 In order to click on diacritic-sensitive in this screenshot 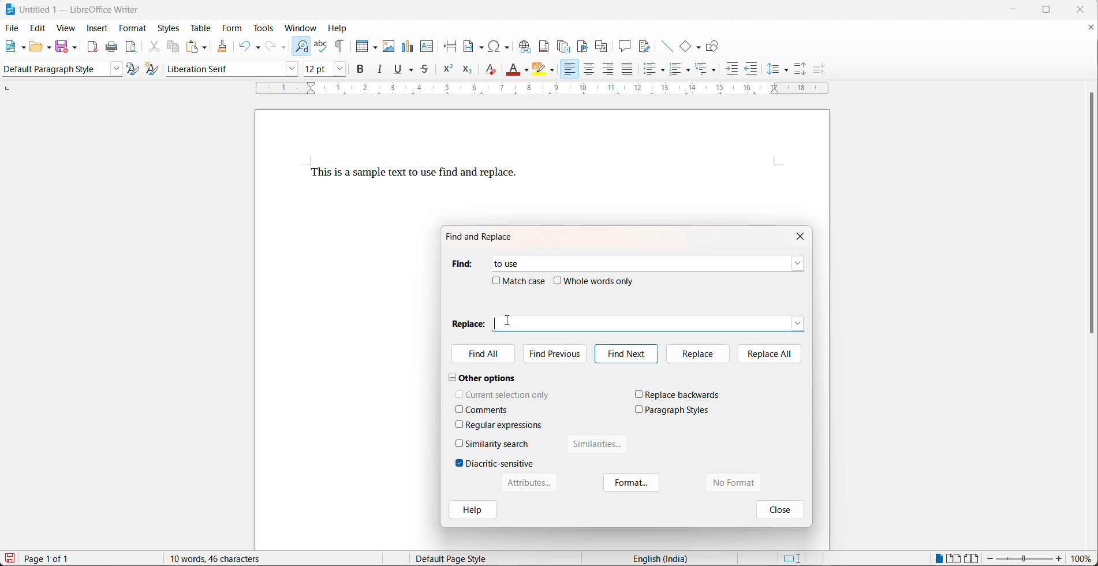, I will do `click(500, 463)`.